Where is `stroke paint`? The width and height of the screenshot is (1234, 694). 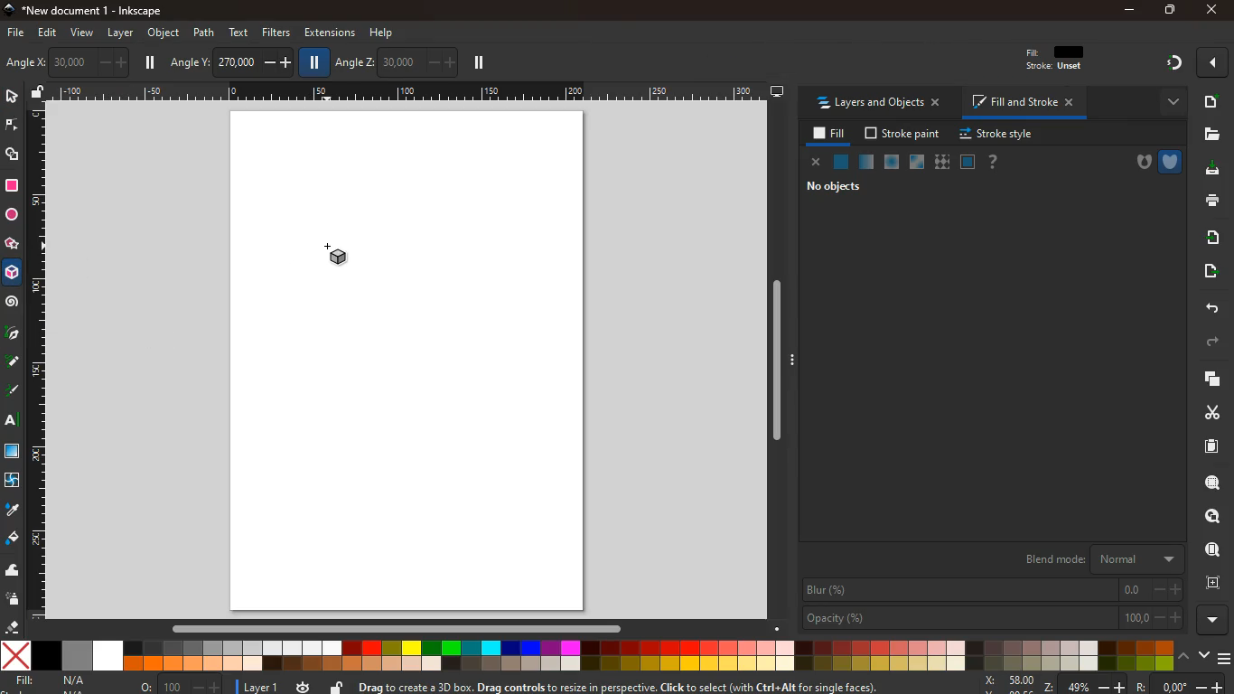
stroke paint is located at coordinates (899, 134).